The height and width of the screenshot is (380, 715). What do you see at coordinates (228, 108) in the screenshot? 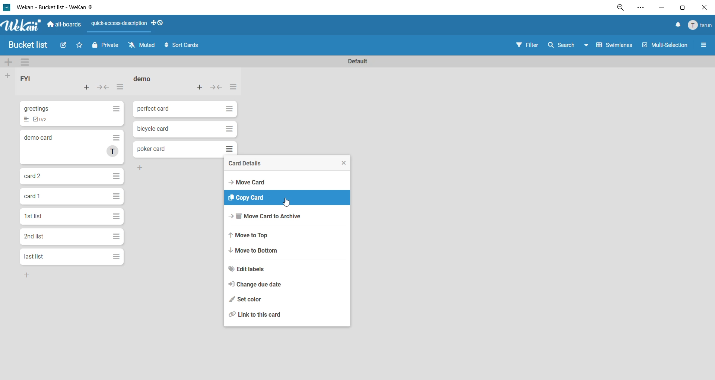
I see `Hamburger` at bounding box center [228, 108].